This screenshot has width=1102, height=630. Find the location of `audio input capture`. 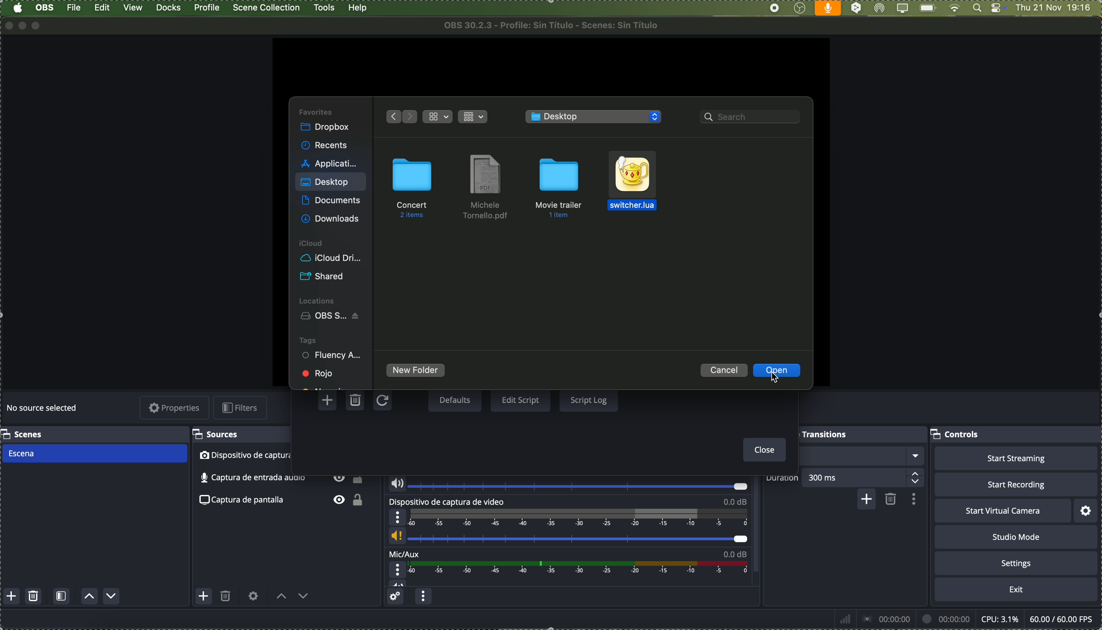

audio input capture is located at coordinates (566, 483).